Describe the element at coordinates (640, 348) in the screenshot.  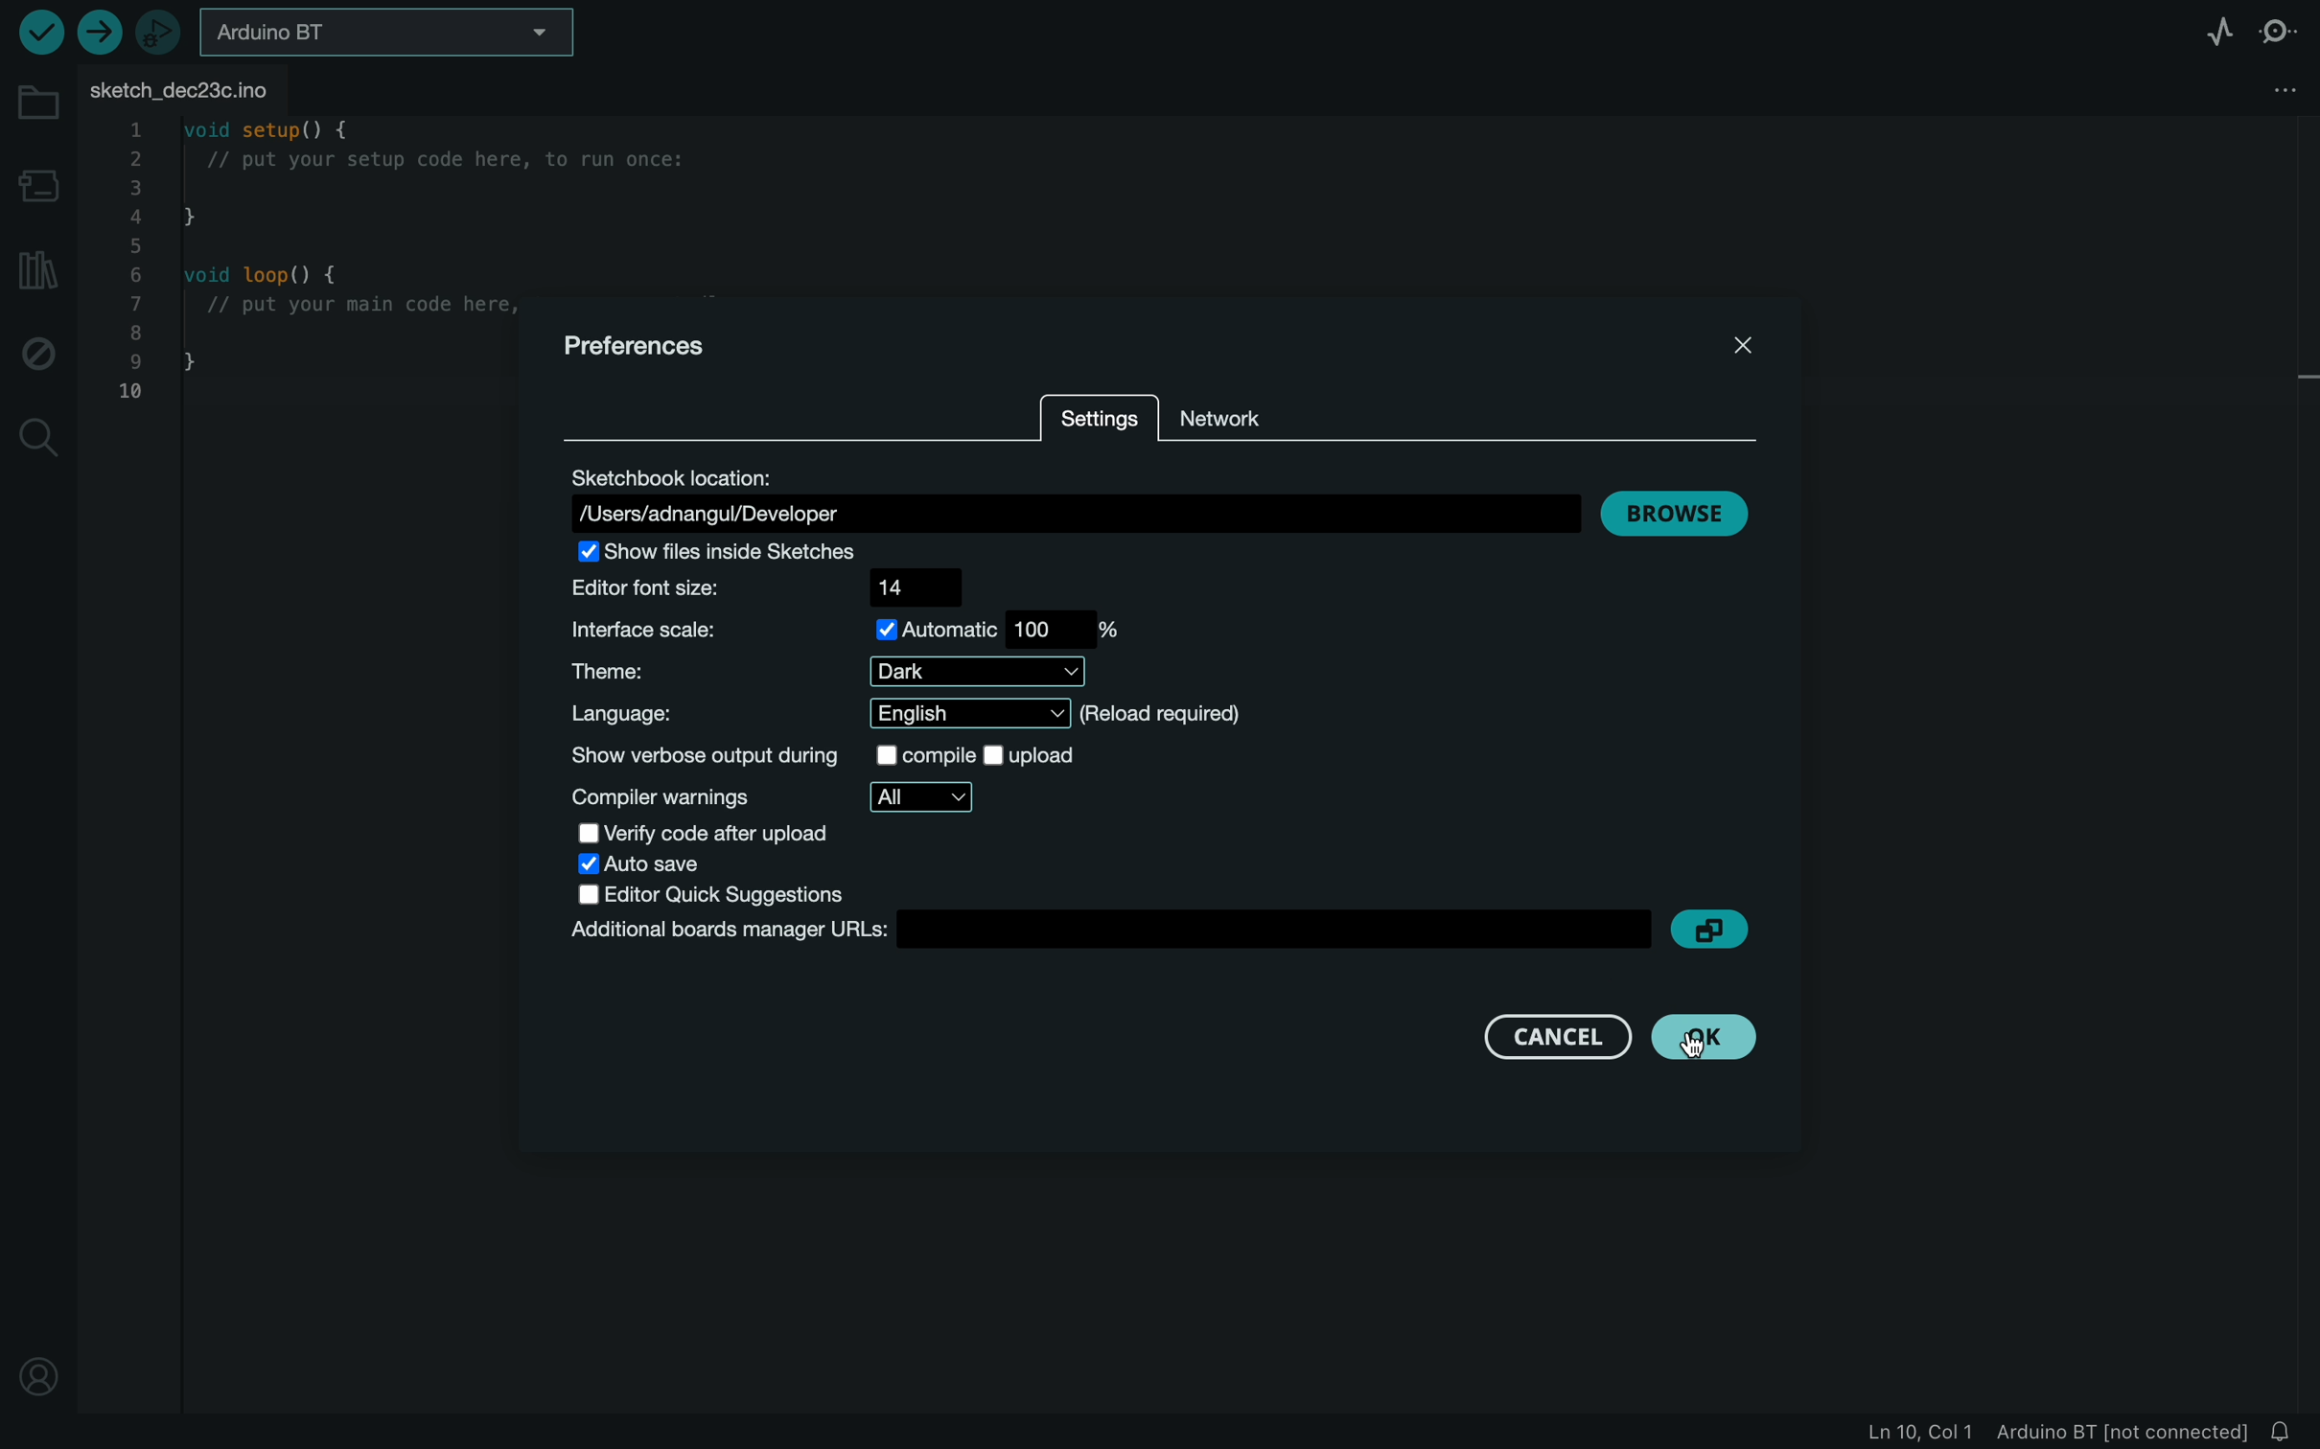
I see `preferences` at that location.